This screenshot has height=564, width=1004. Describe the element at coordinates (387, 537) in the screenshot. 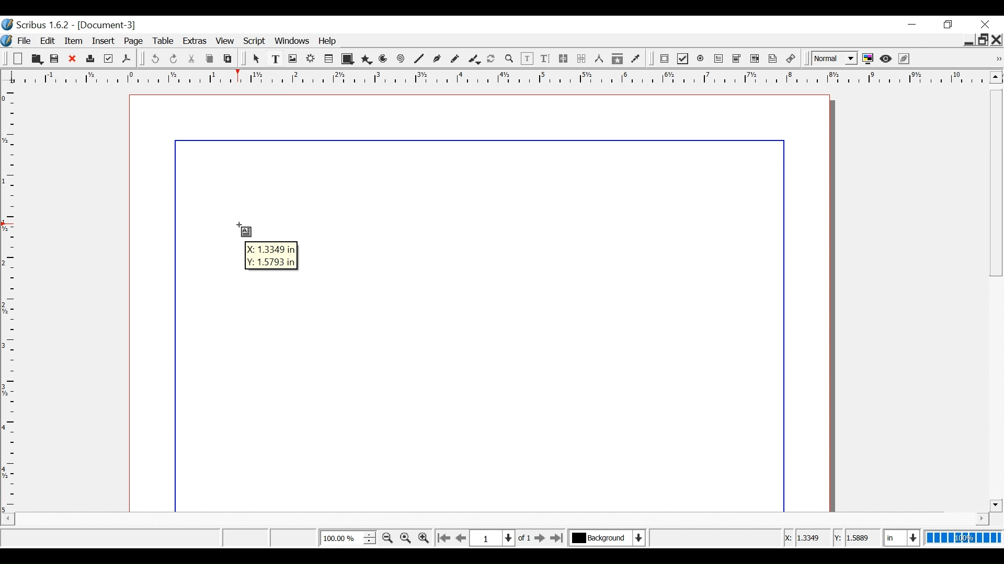

I see `Zoom out` at that location.